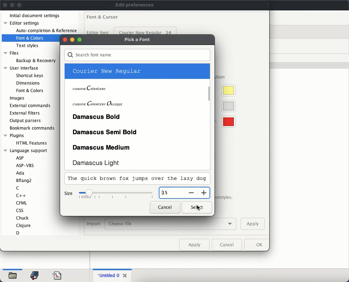 This screenshot has width=349, height=282. What do you see at coordinates (136, 87) in the screenshot?
I see `cursive chancery` at bounding box center [136, 87].